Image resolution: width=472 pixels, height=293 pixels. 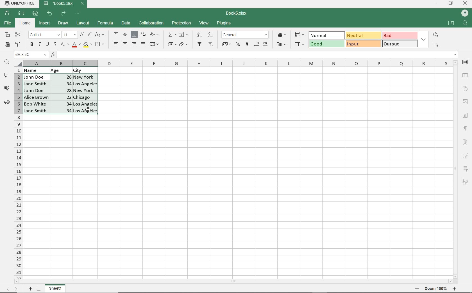 What do you see at coordinates (466, 75) in the screenshot?
I see `TABLE` at bounding box center [466, 75].